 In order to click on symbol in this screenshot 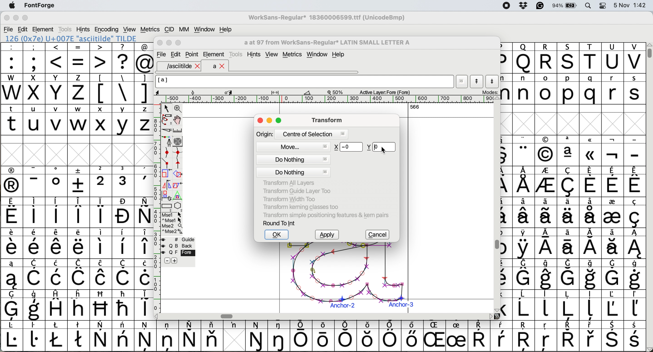, I will do `click(592, 275)`.